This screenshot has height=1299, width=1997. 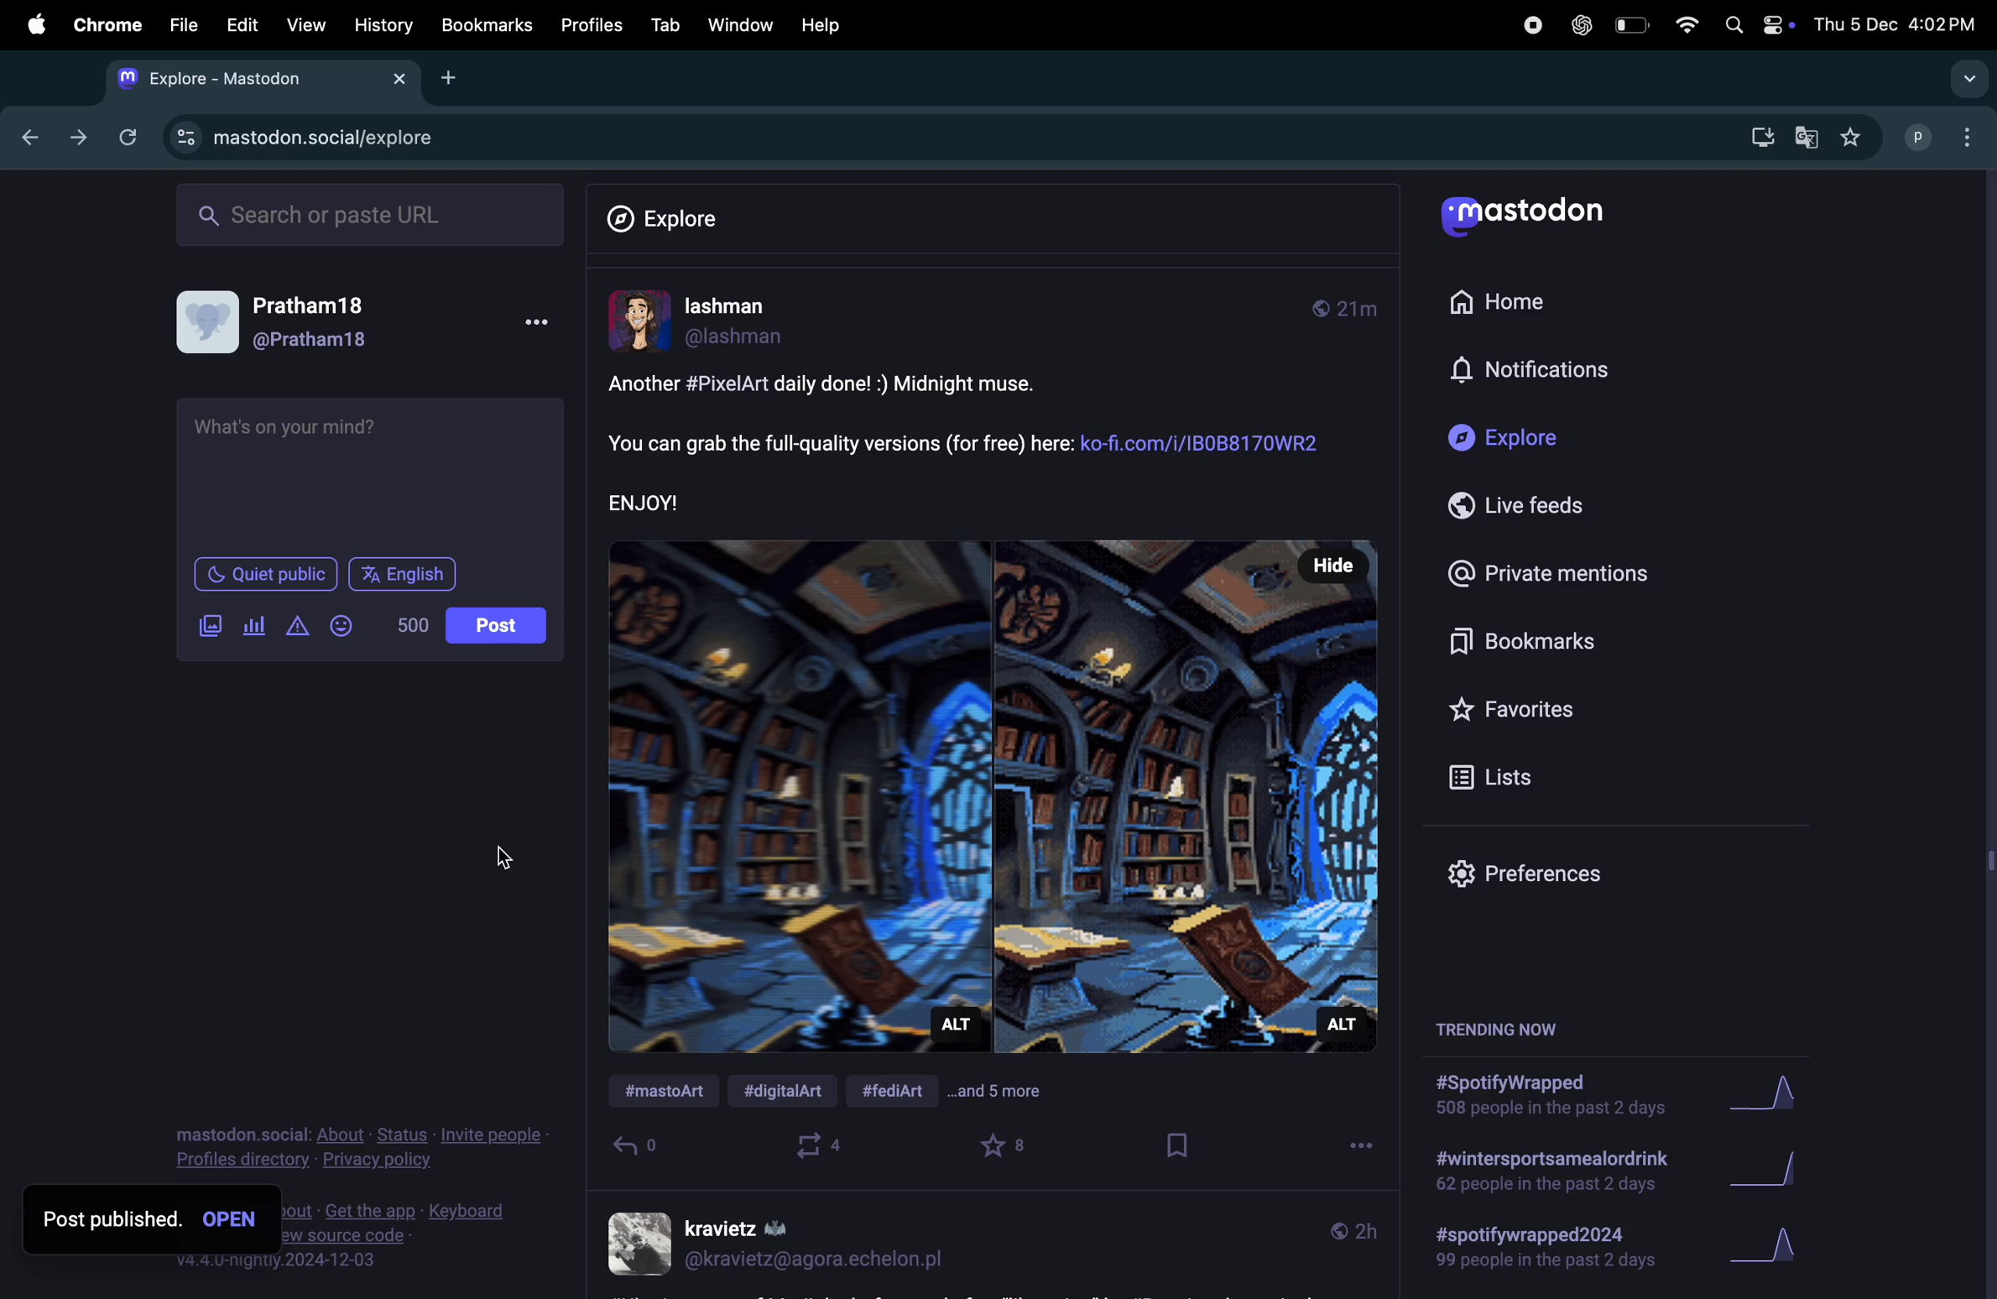 I want to click on Graph, so click(x=1775, y=1174).